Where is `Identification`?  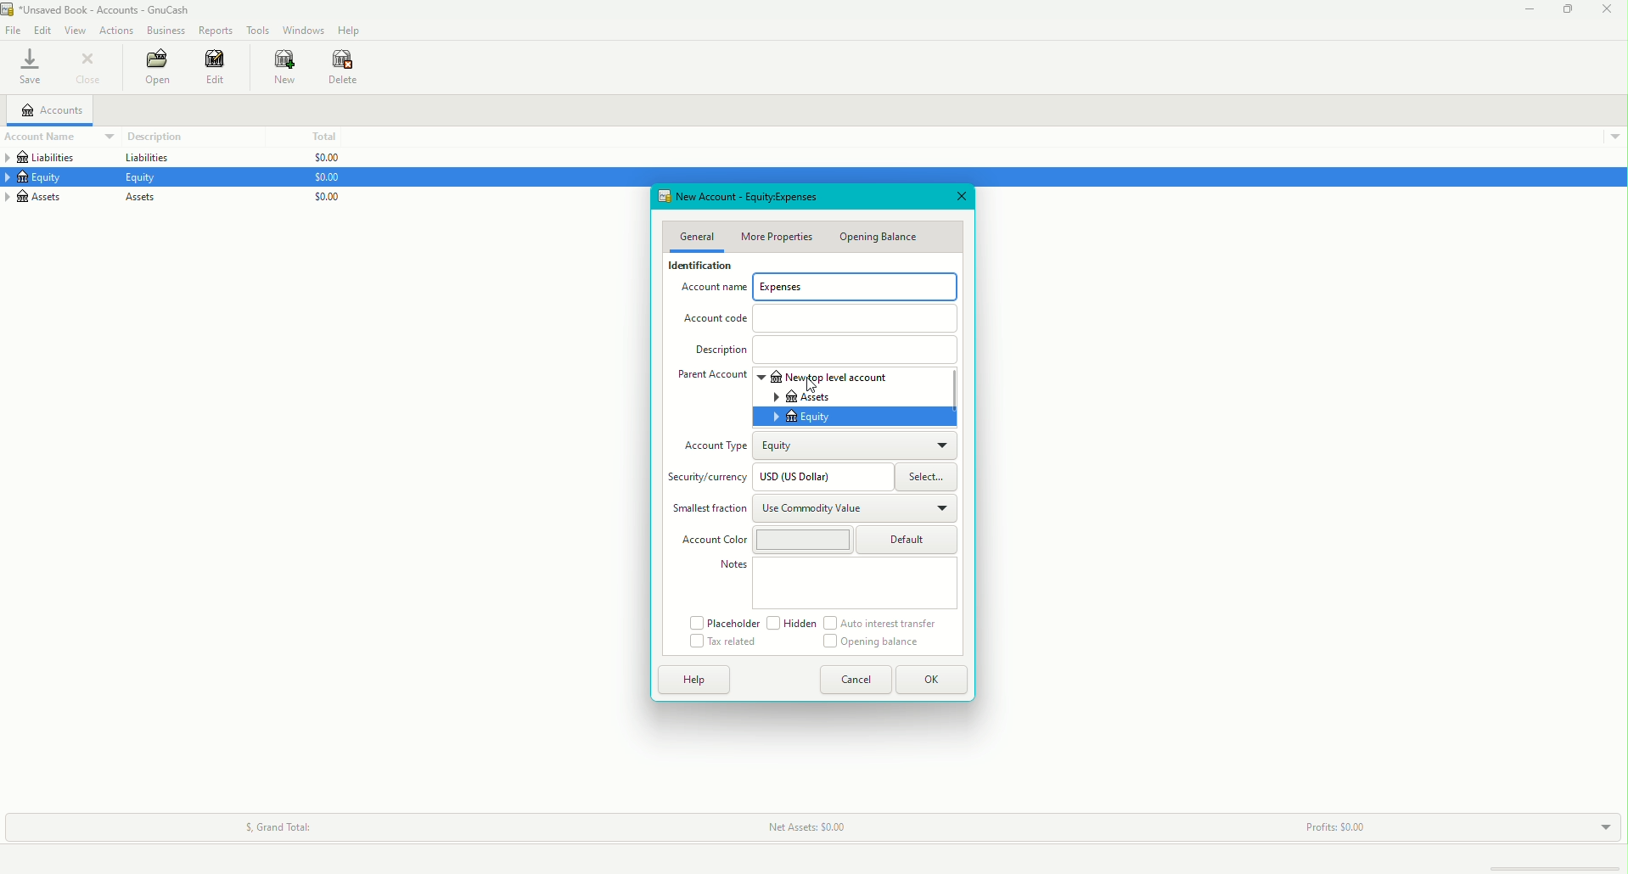
Identification is located at coordinates (700, 264).